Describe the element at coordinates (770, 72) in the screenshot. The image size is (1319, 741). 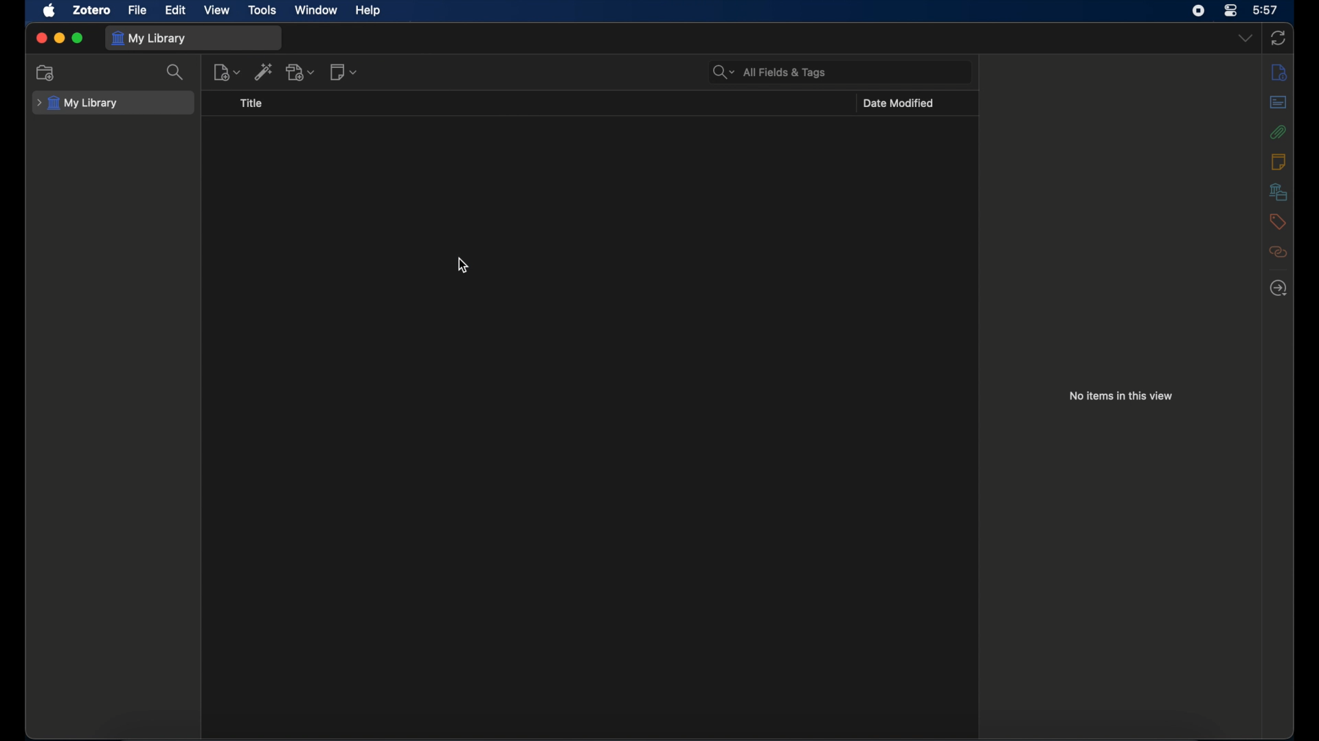
I see `search bar` at that location.